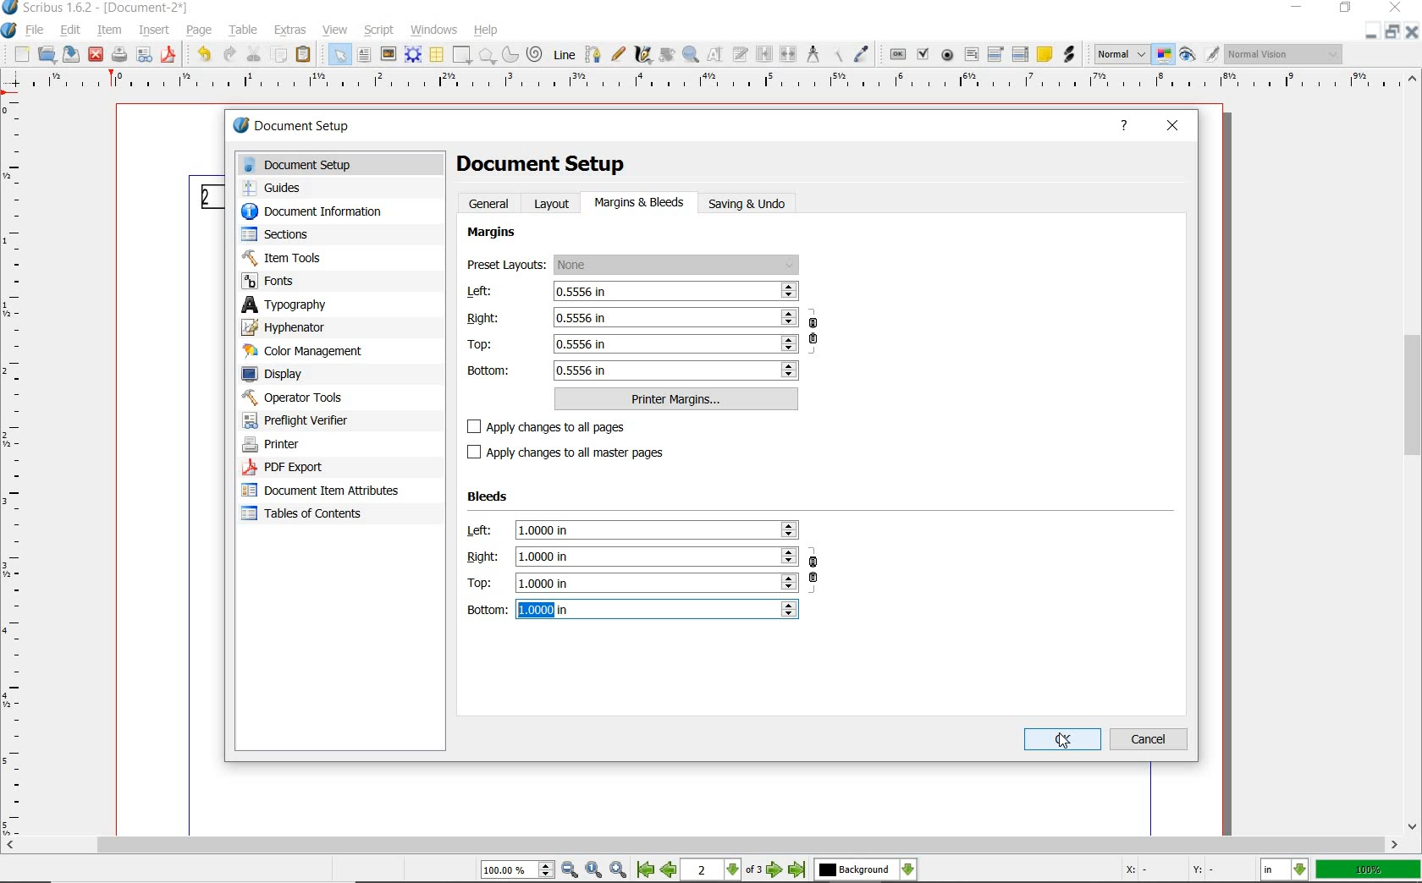 The width and height of the screenshot is (1422, 883). Describe the element at coordinates (334, 30) in the screenshot. I see `view` at that location.